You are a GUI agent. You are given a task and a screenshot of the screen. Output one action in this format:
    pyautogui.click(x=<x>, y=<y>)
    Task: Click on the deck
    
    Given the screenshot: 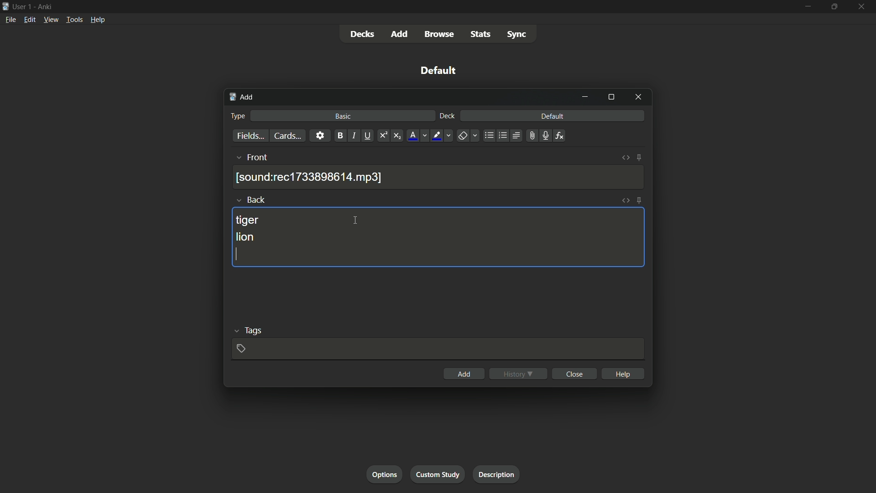 What is the action you would take?
    pyautogui.click(x=447, y=116)
    